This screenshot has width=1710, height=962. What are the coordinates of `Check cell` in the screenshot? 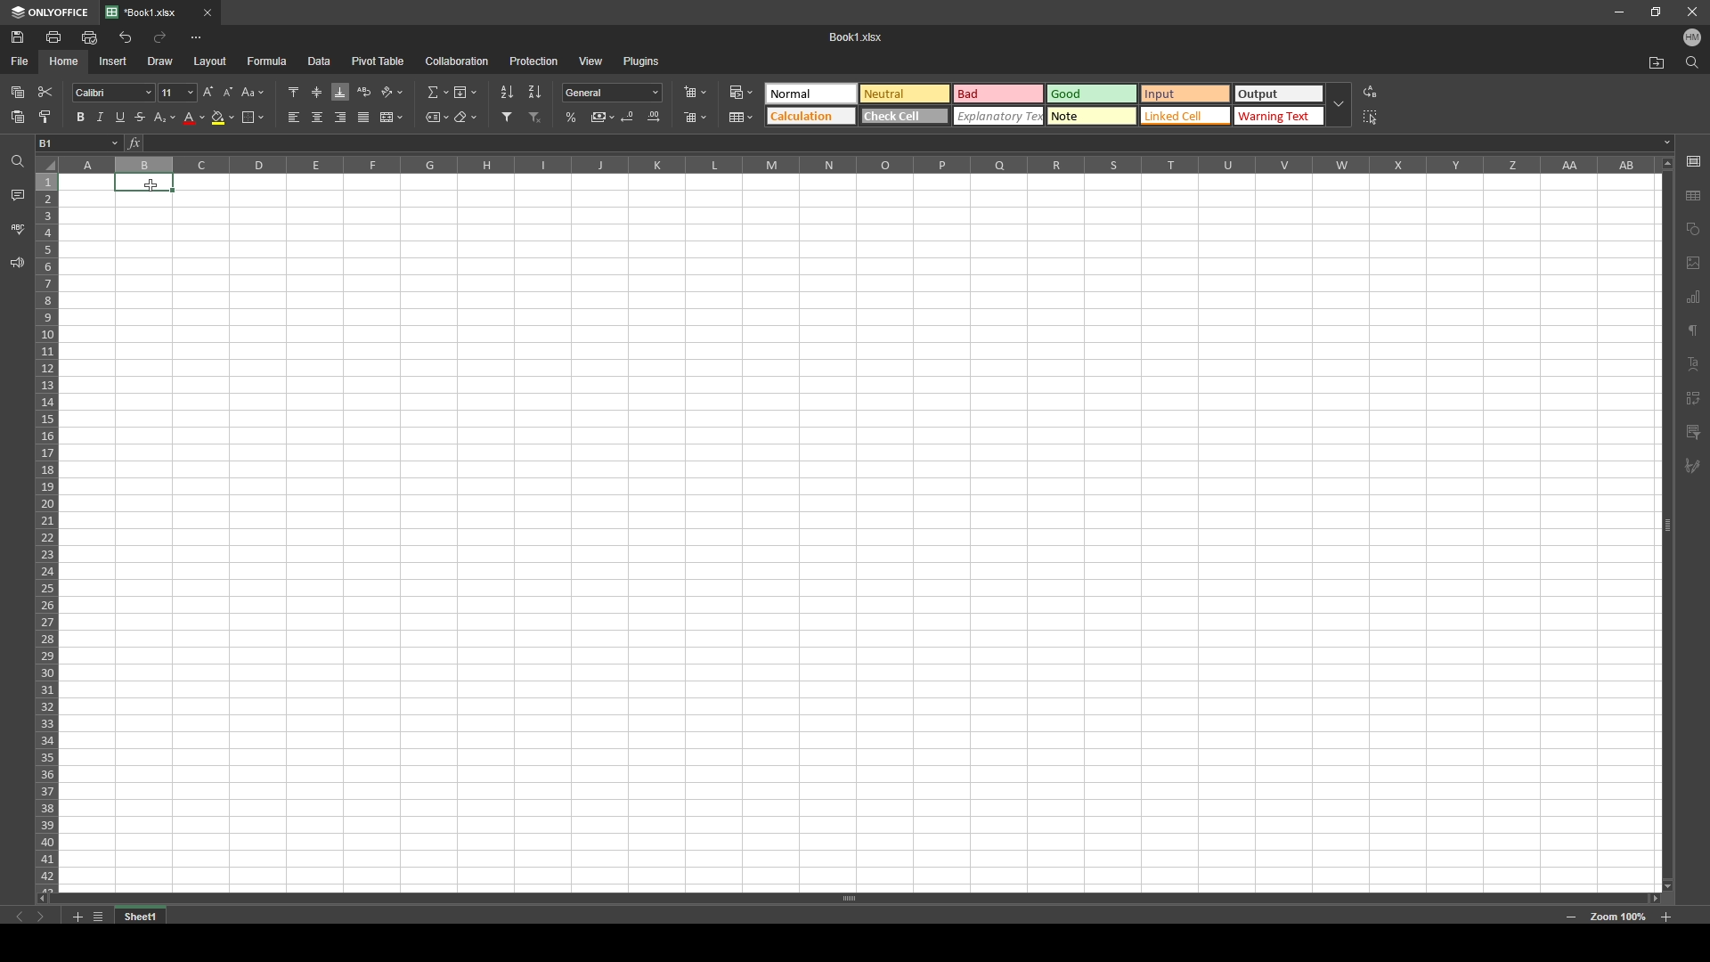 It's located at (905, 118).